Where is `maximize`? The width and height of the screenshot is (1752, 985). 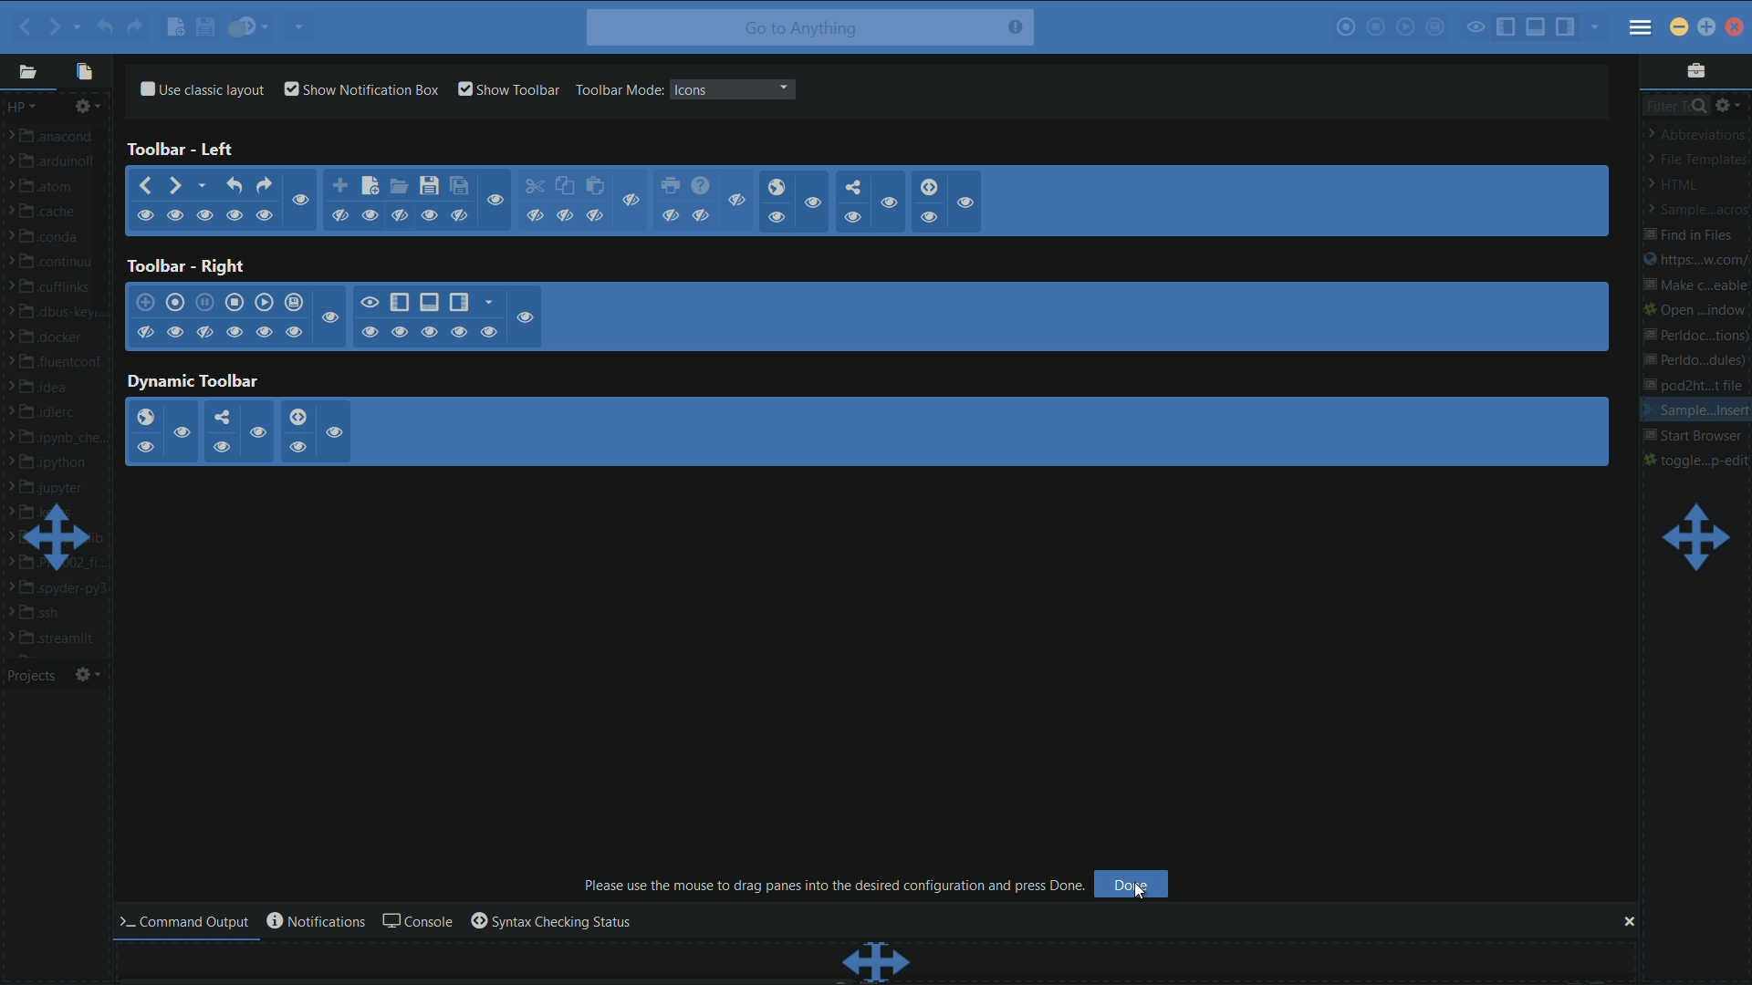
maximize is located at coordinates (1708, 26).